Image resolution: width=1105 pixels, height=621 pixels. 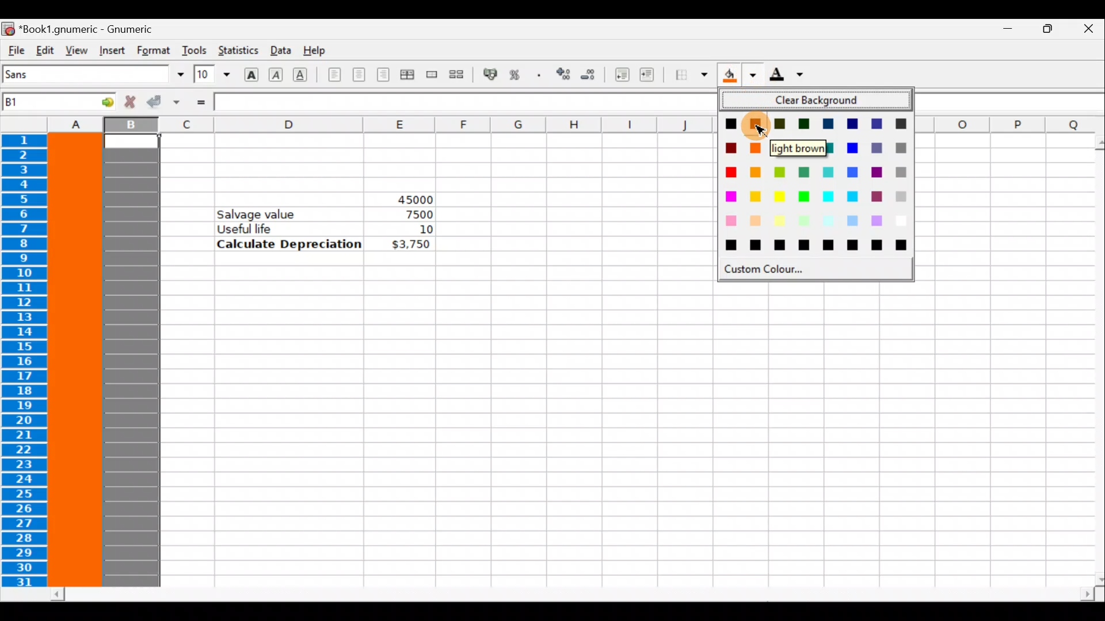 I want to click on Go to, so click(x=100, y=101).